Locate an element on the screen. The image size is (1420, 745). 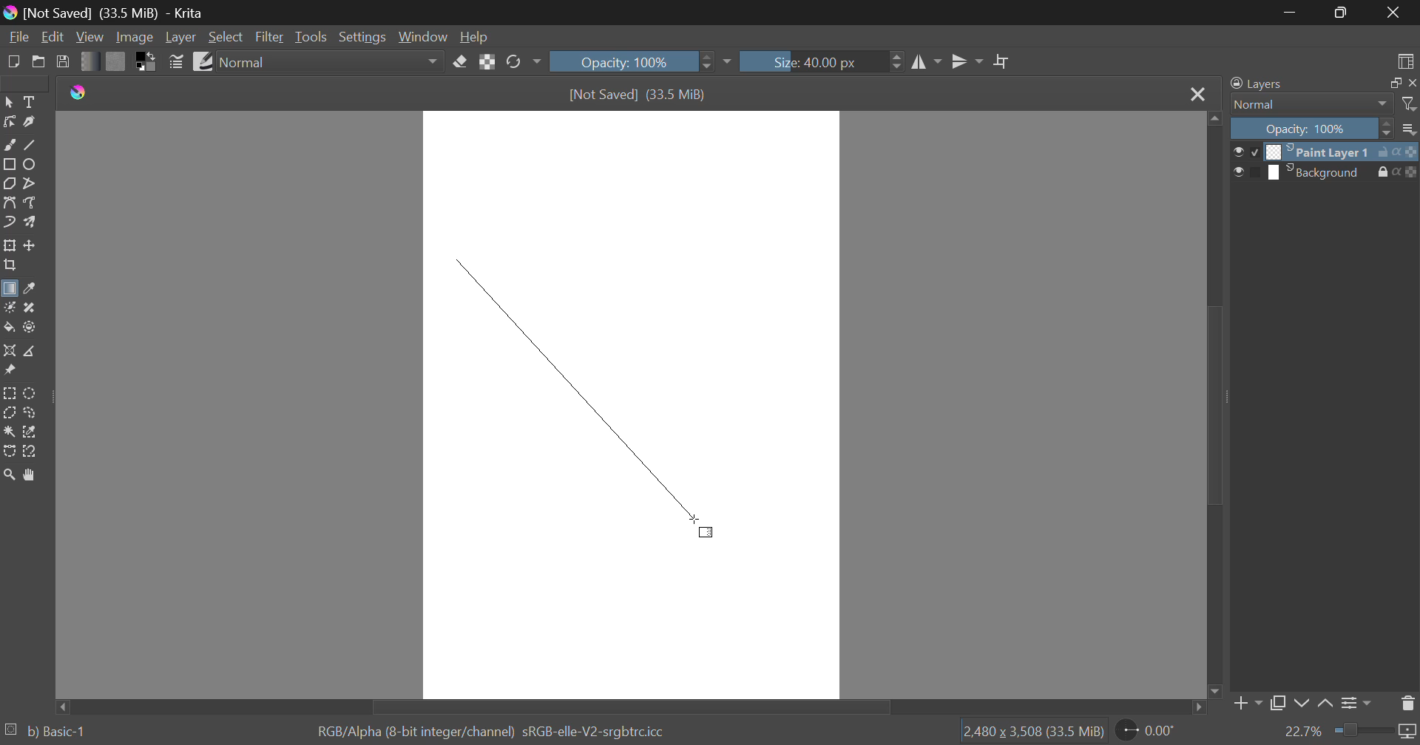
Zoom is located at coordinates (9, 474).